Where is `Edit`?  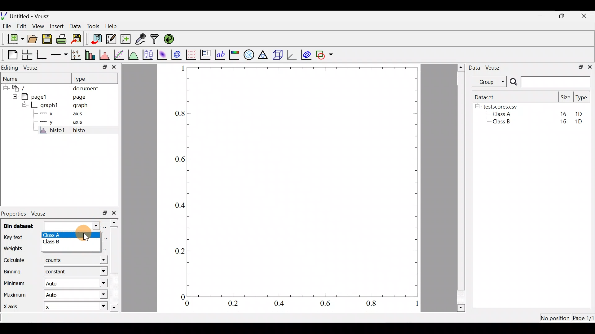
Edit is located at coordinates (23, 26).